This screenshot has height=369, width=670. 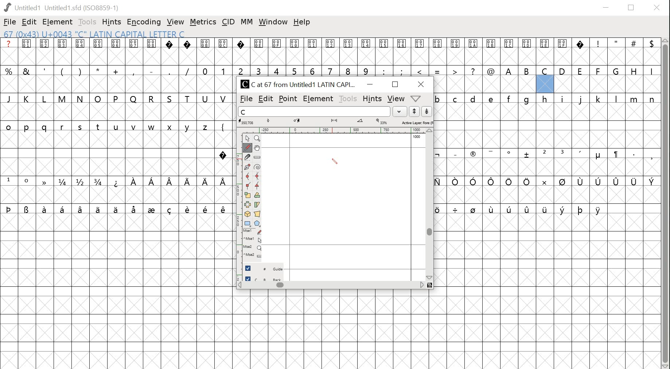 What do you see at coordinates (57, 22) in the screenshot?
I see `element` at bounding box center [57, 22].